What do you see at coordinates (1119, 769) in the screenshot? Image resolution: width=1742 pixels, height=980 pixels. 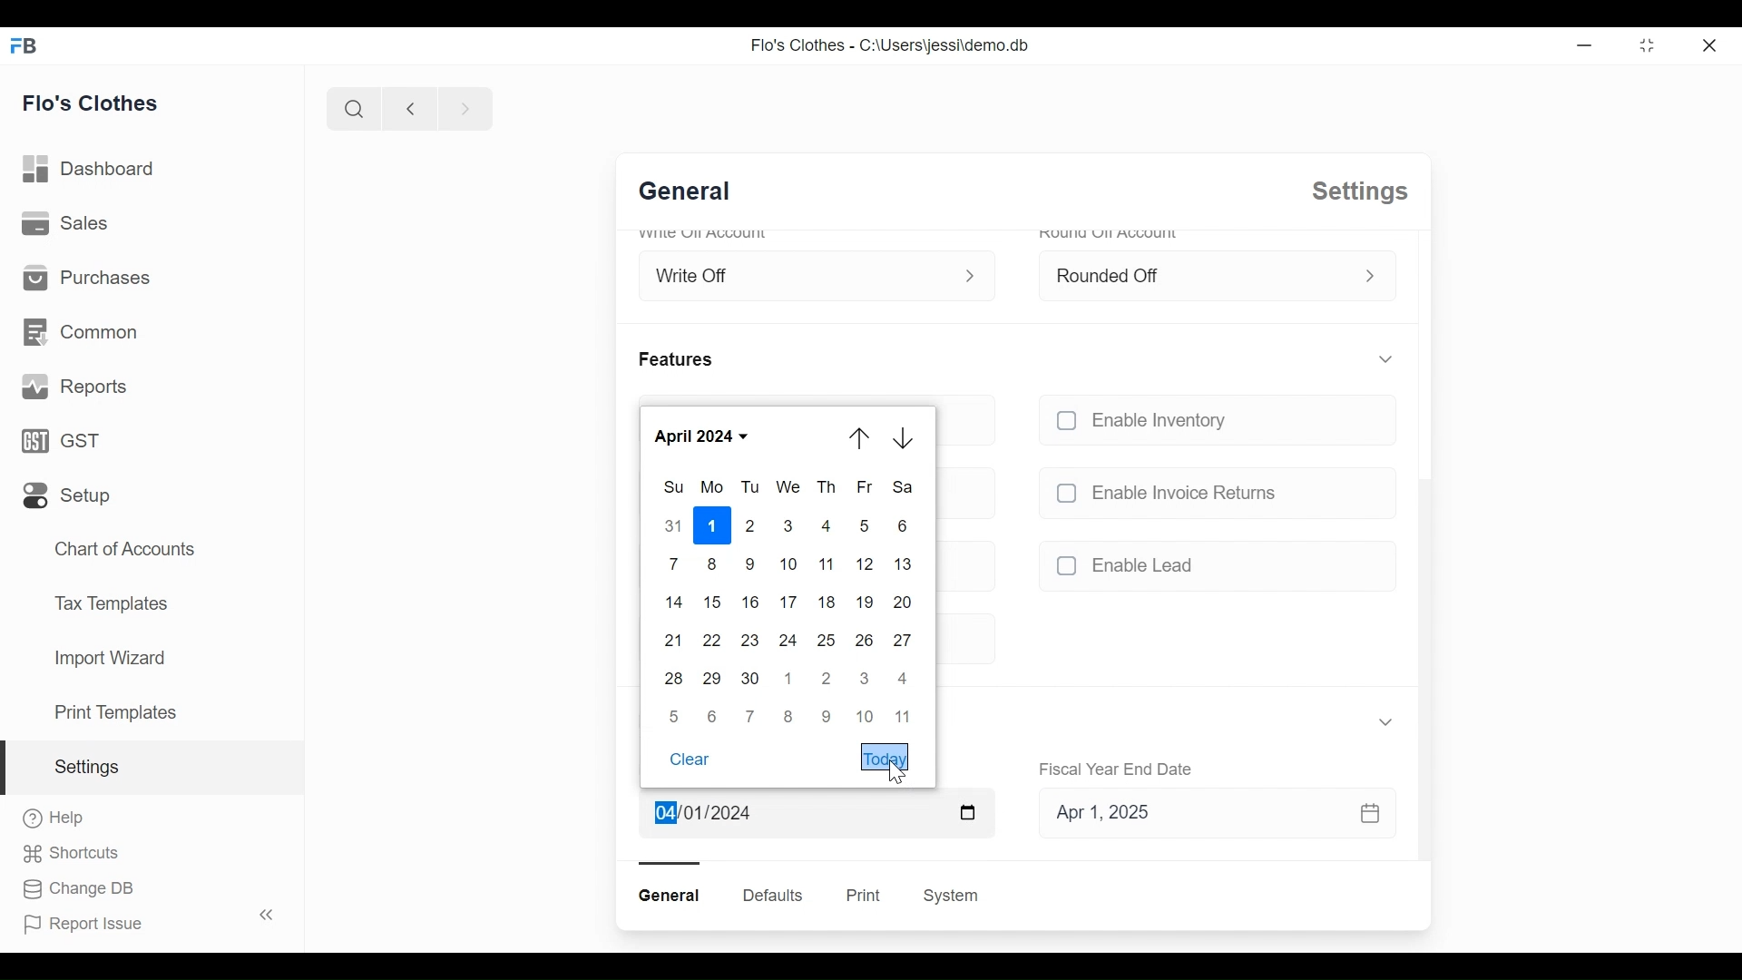 I see `Fiscal Year End Date` at bounding box center [1119, 769].